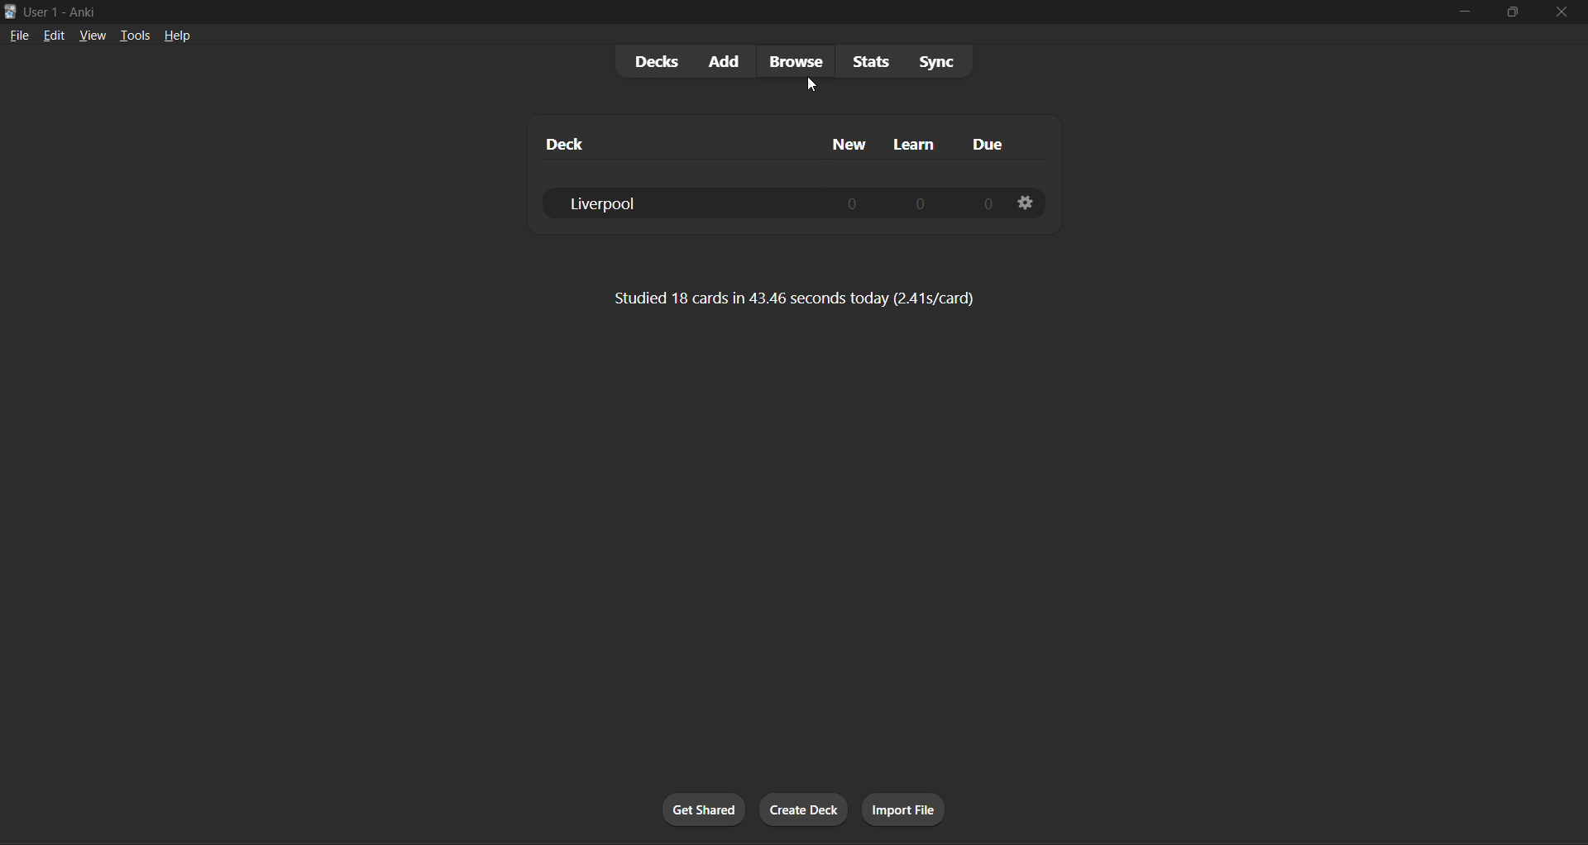 This screenshot has height=845, width=1588. I want to click on get shared, so click(710, 811).